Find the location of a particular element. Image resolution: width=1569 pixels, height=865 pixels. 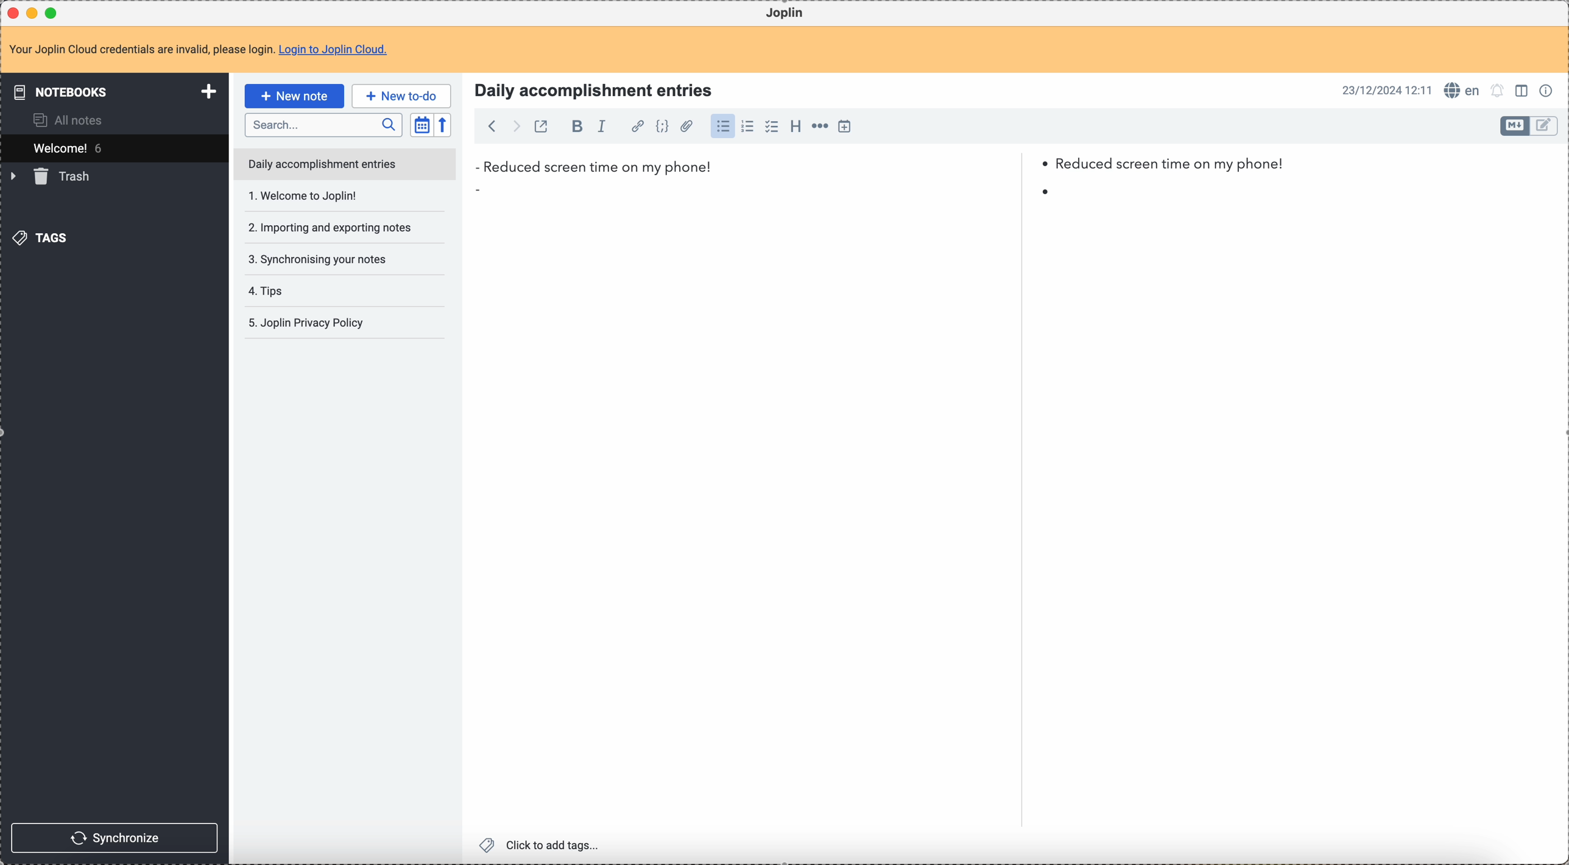

Joplin is located at coordinates (786, 13).